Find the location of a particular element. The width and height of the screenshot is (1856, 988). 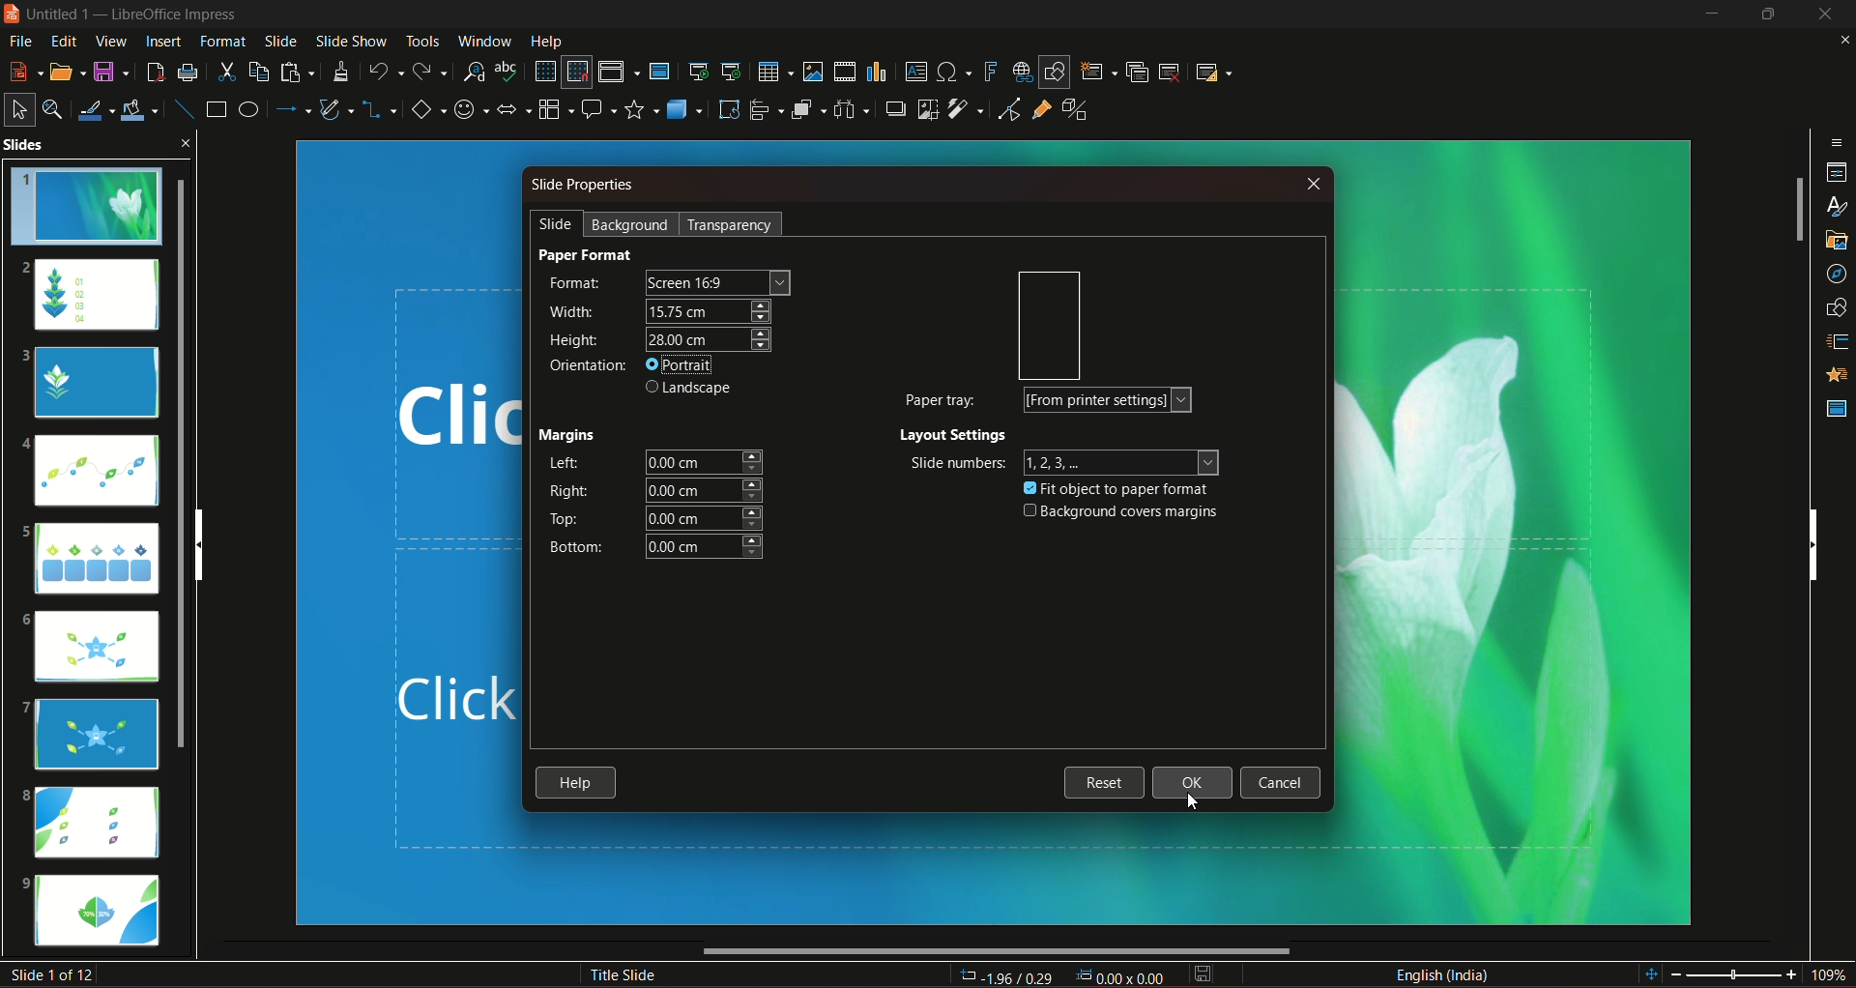

slide 6 is located at coordinates (97, 650).